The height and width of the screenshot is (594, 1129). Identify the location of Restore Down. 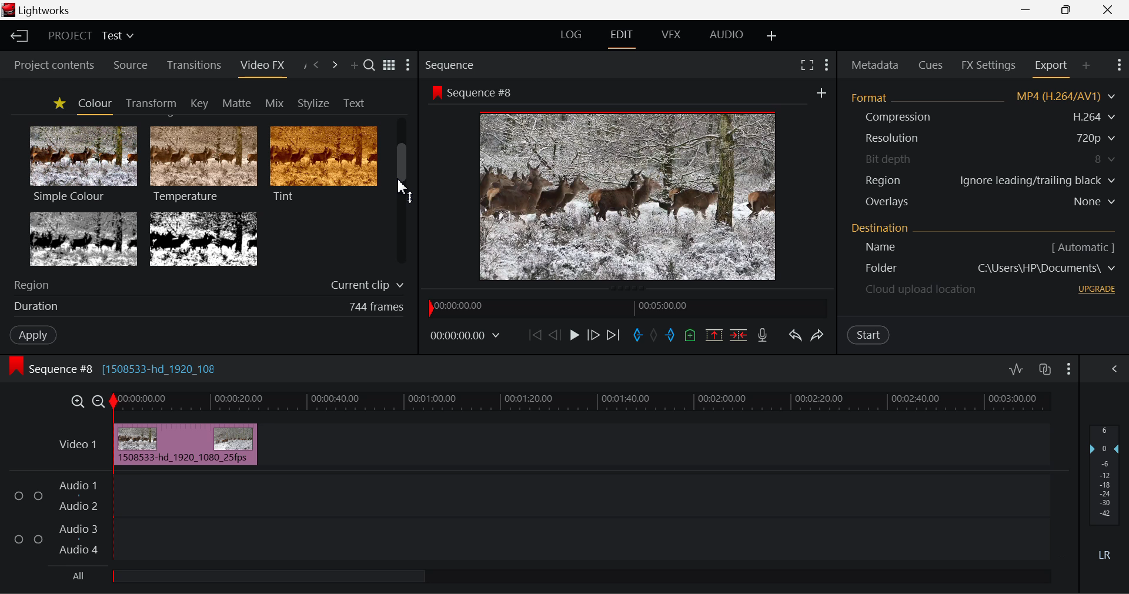
(1026, 9).